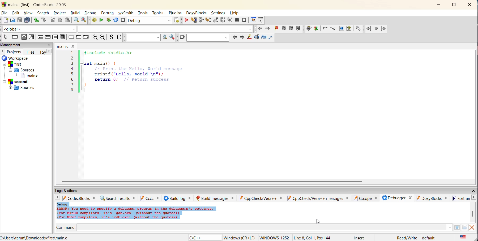  Describe the element at coordinates (144, 12) in the screenshot. I see `tools` at that location.